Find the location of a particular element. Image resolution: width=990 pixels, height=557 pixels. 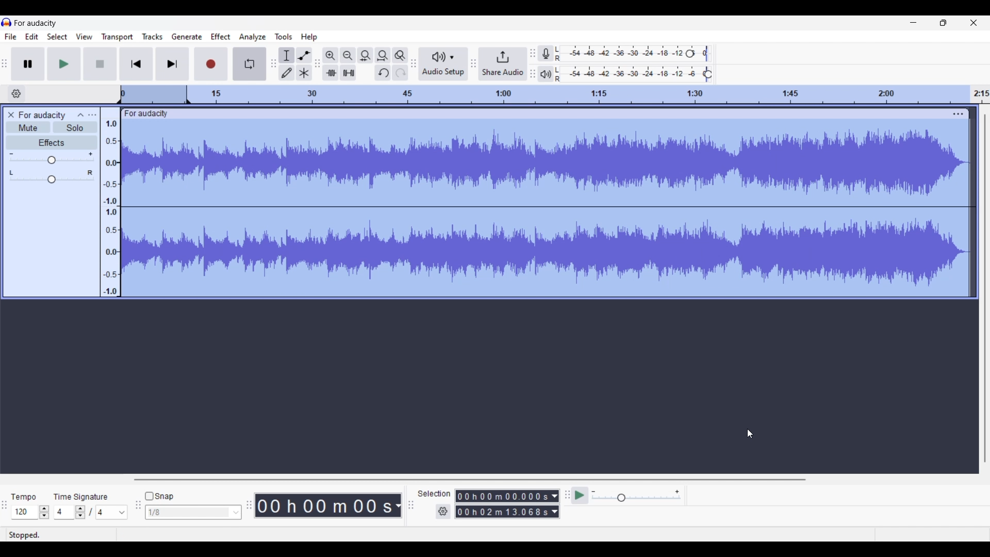

Skip/Select to start is located at coordinates (136, 64).